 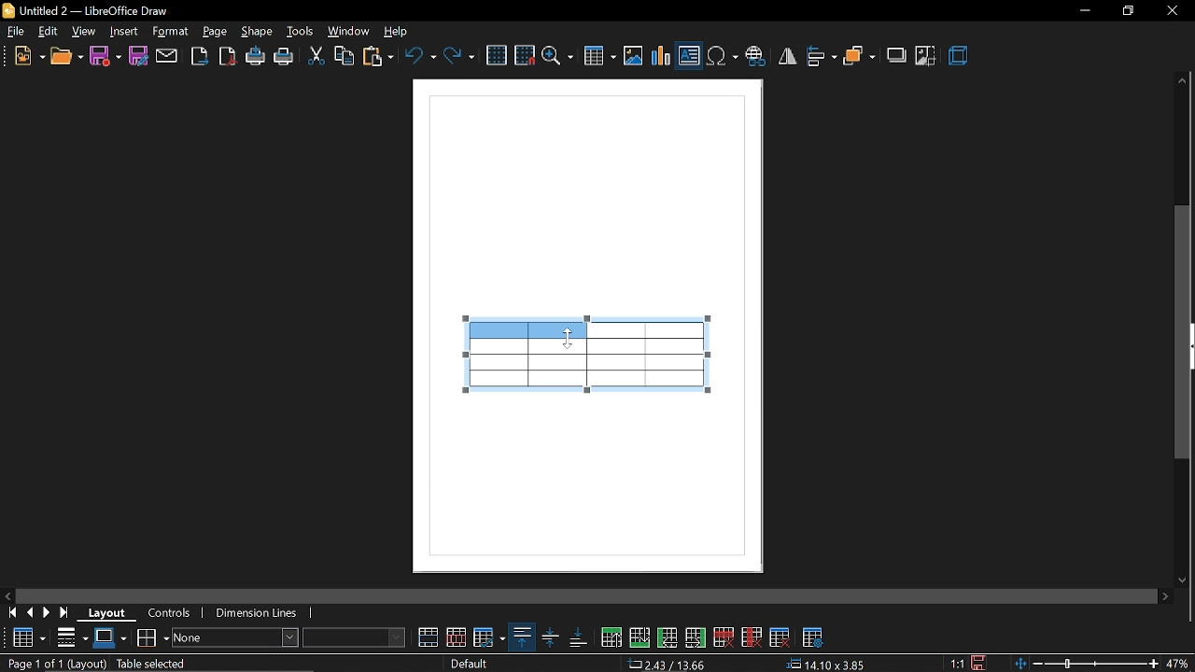 What do you see at coordinates (256, 57) in the screenshot?
I see `print directly` at bounding box center [256, 57].